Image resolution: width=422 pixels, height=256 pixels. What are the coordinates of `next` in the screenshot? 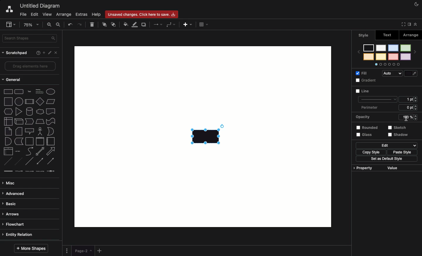 It's located at (414, 52).